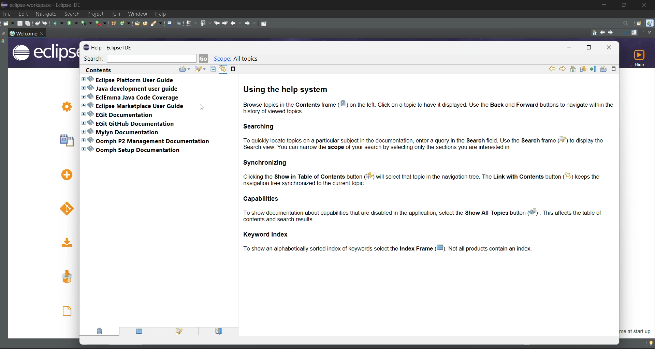 The width and height of the screenshot is (655, 349). Describe the element at coordinates (248, 59) in the screenshot. I see `all topics` at that location.